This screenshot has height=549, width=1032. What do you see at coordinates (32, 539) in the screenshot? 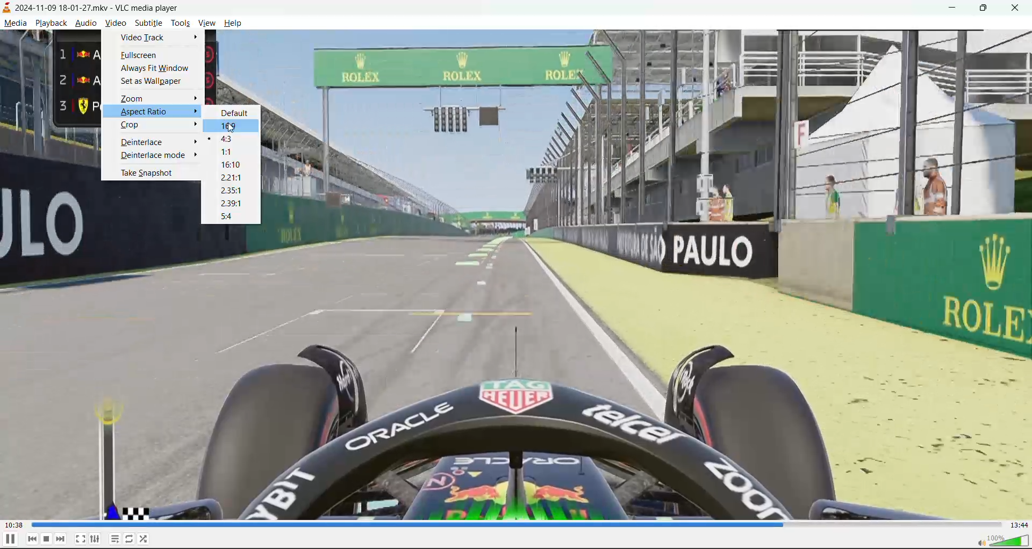
I see `previous` at bounding box center [32, 539].